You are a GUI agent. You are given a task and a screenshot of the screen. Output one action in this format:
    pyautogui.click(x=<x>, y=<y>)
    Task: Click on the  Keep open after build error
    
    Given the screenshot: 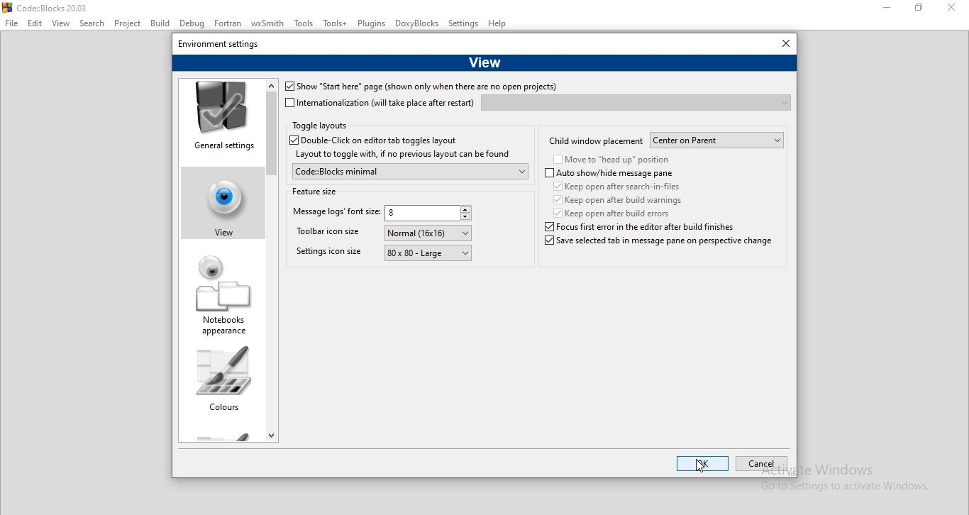 What is the action you would take?
    pyautogui.click(x=613, y=213)
    